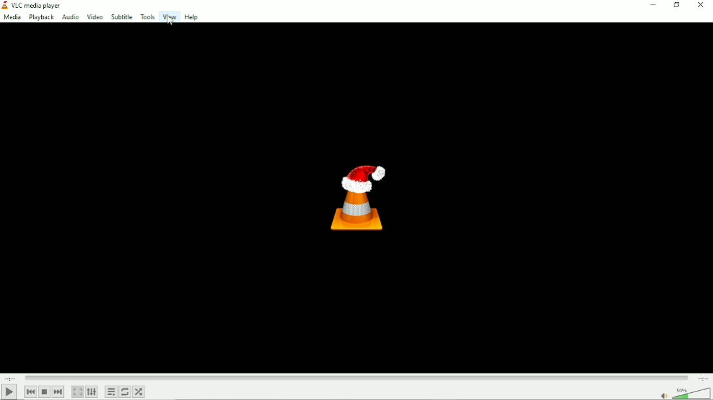 The width and height of the screenshot is (713, 400). I want to click on Playback, so click(41, 17).